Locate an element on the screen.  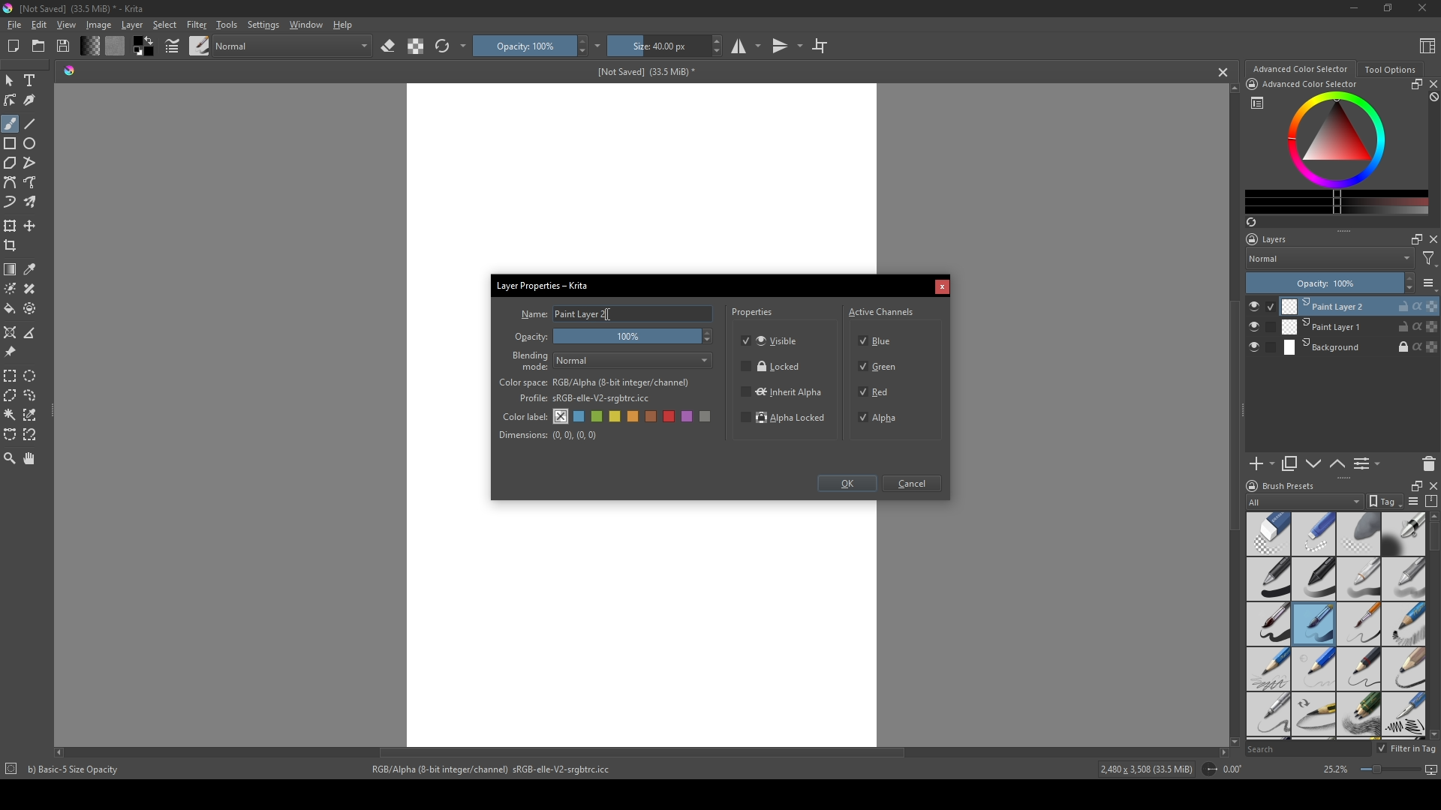
Layer Properties - Krita is located at coordinates (544, 283).